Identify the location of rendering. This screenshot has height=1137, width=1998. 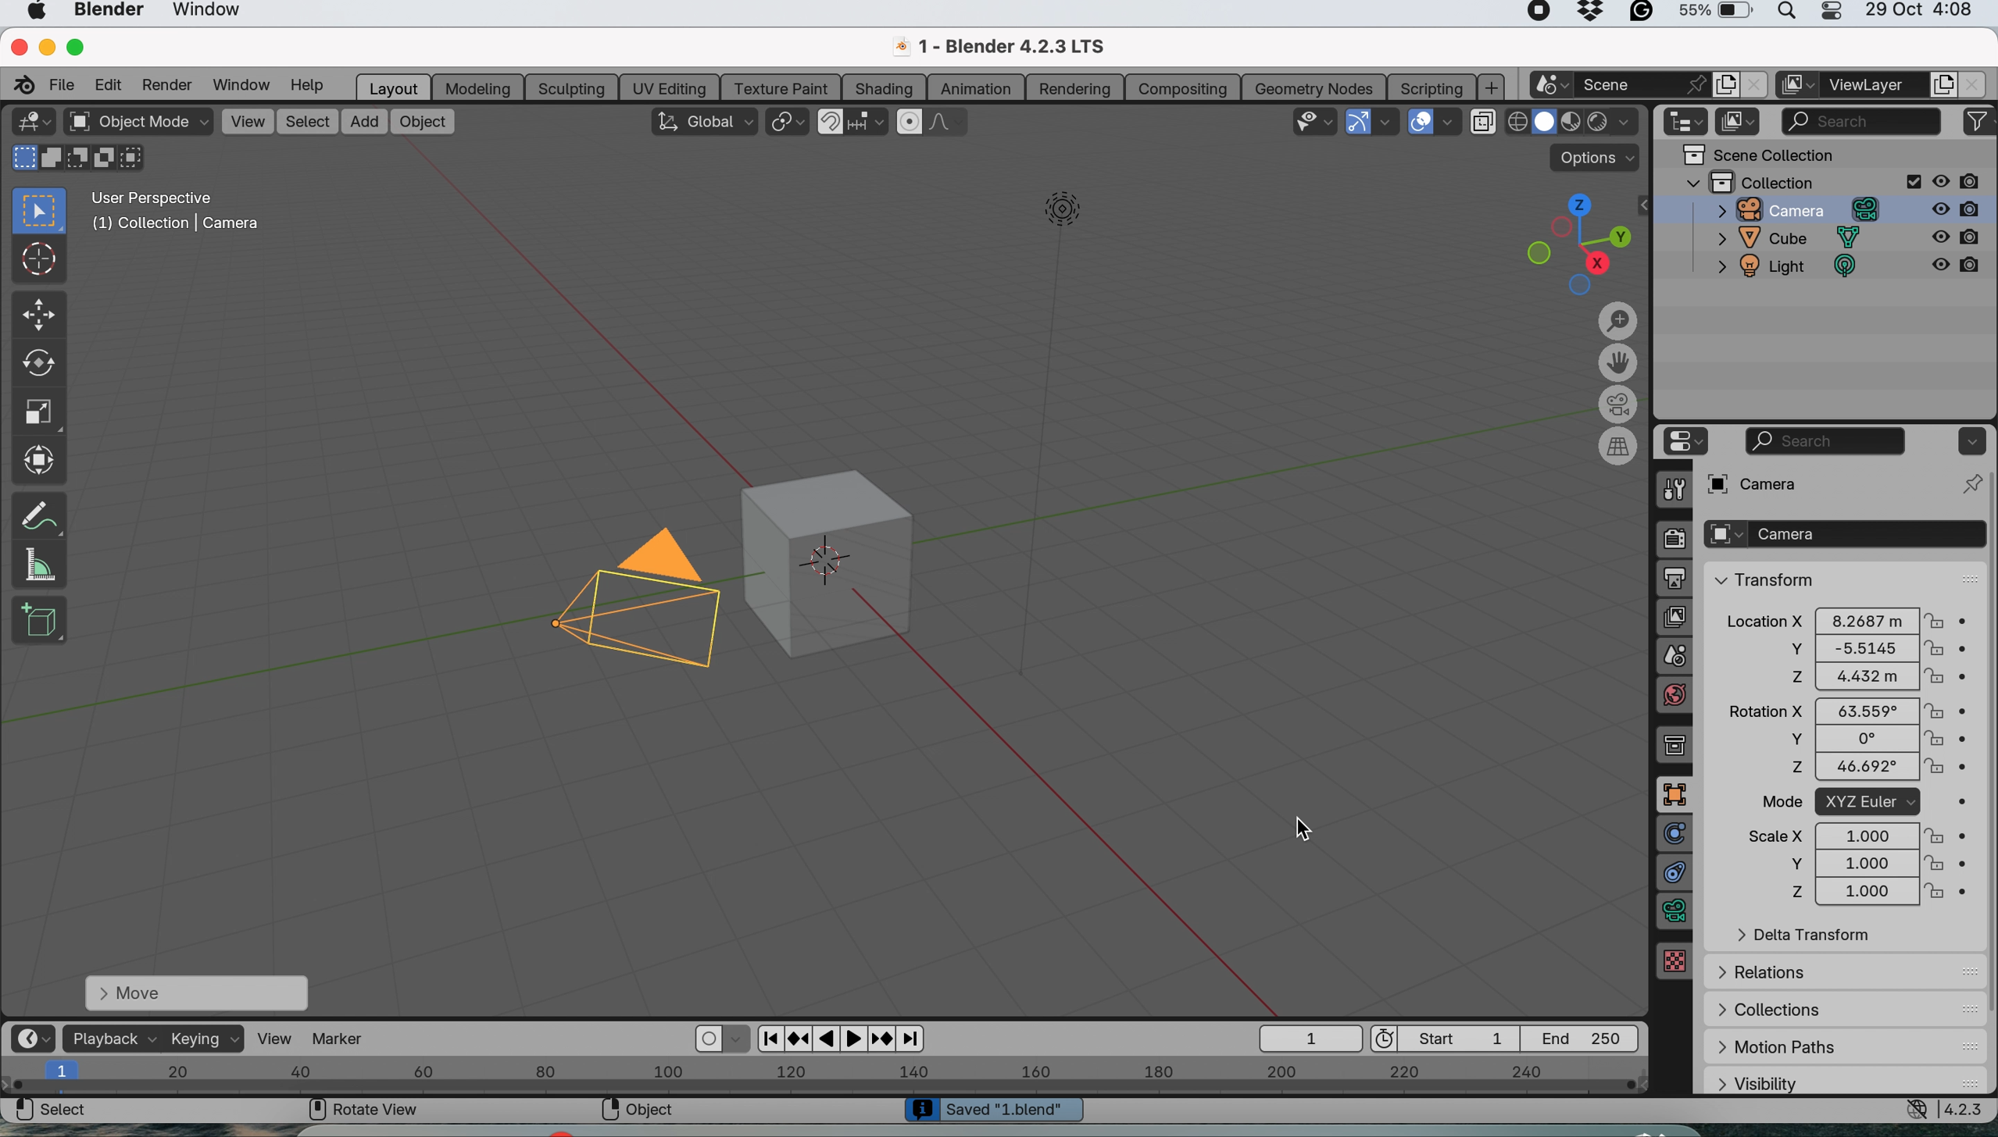
(1074, 88).